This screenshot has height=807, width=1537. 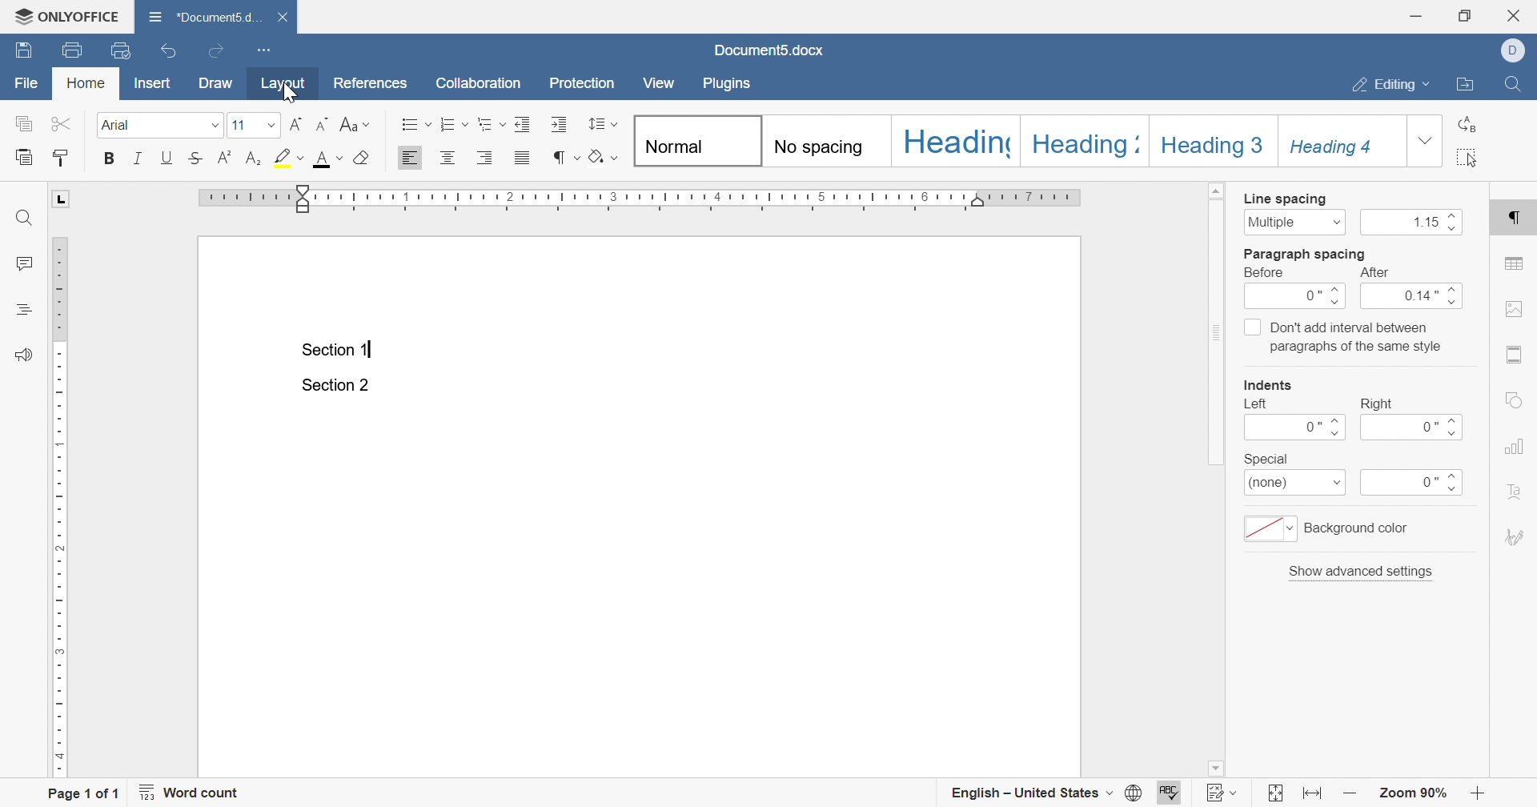 What do you see at coordinates (327, 158) in the screenshot?
I see `font color` at bounding box center [327, 158].